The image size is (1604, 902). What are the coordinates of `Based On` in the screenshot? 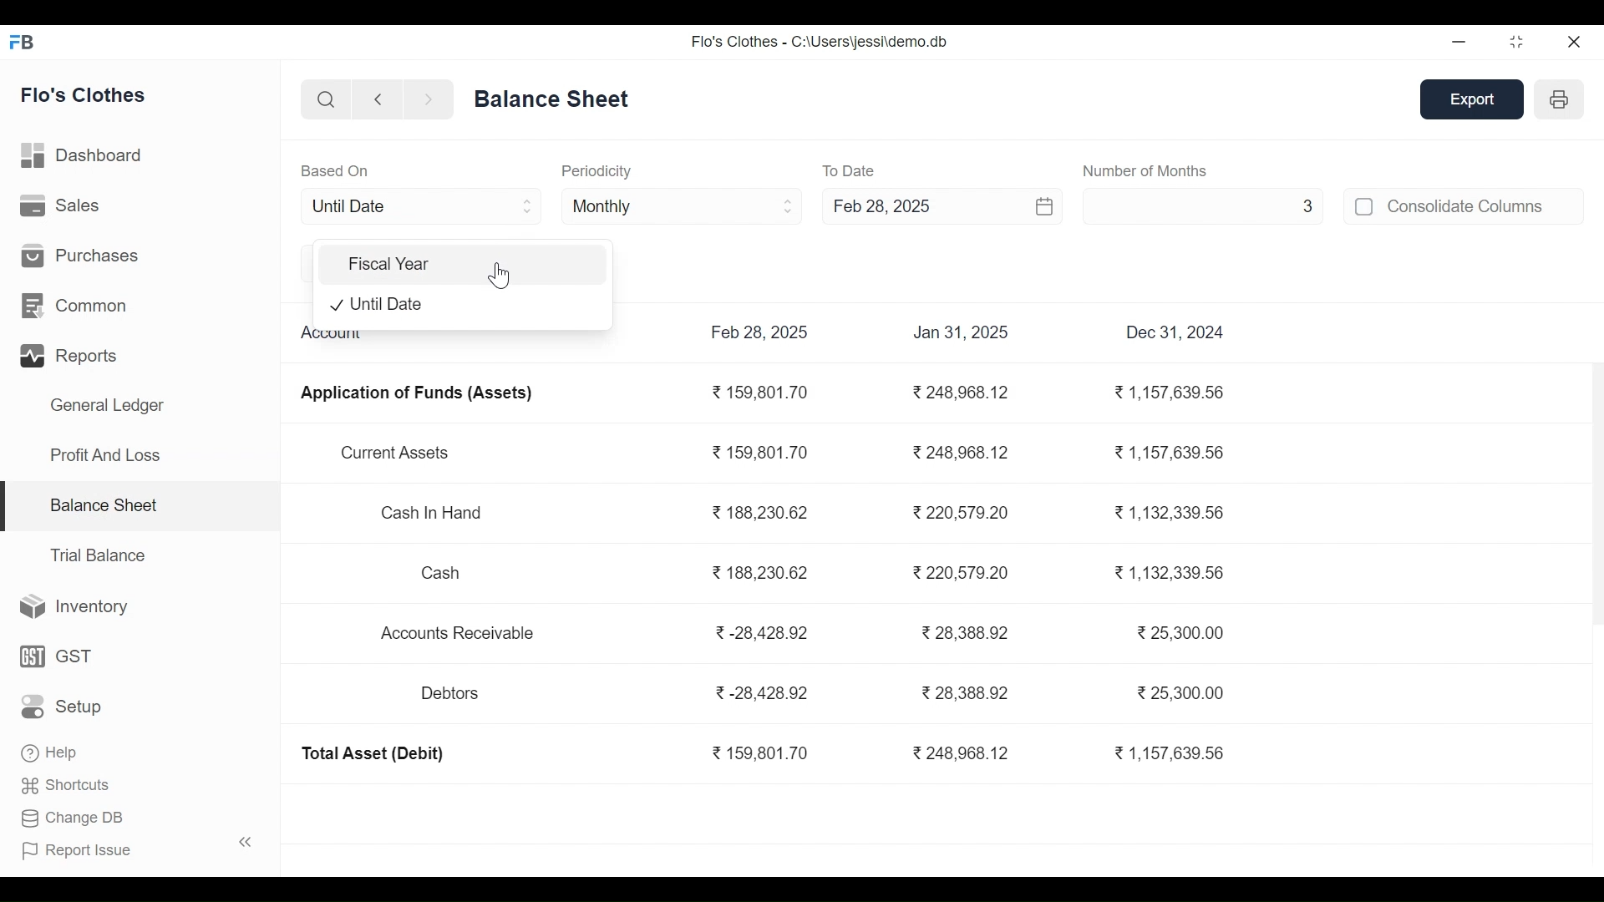 It's located at (335, 170).